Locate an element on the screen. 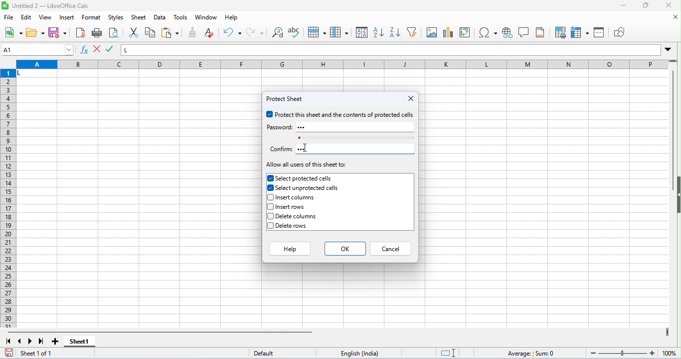 The width and height of the screenshot is (681, 359). last sheet is located at coordinates (41, 341).